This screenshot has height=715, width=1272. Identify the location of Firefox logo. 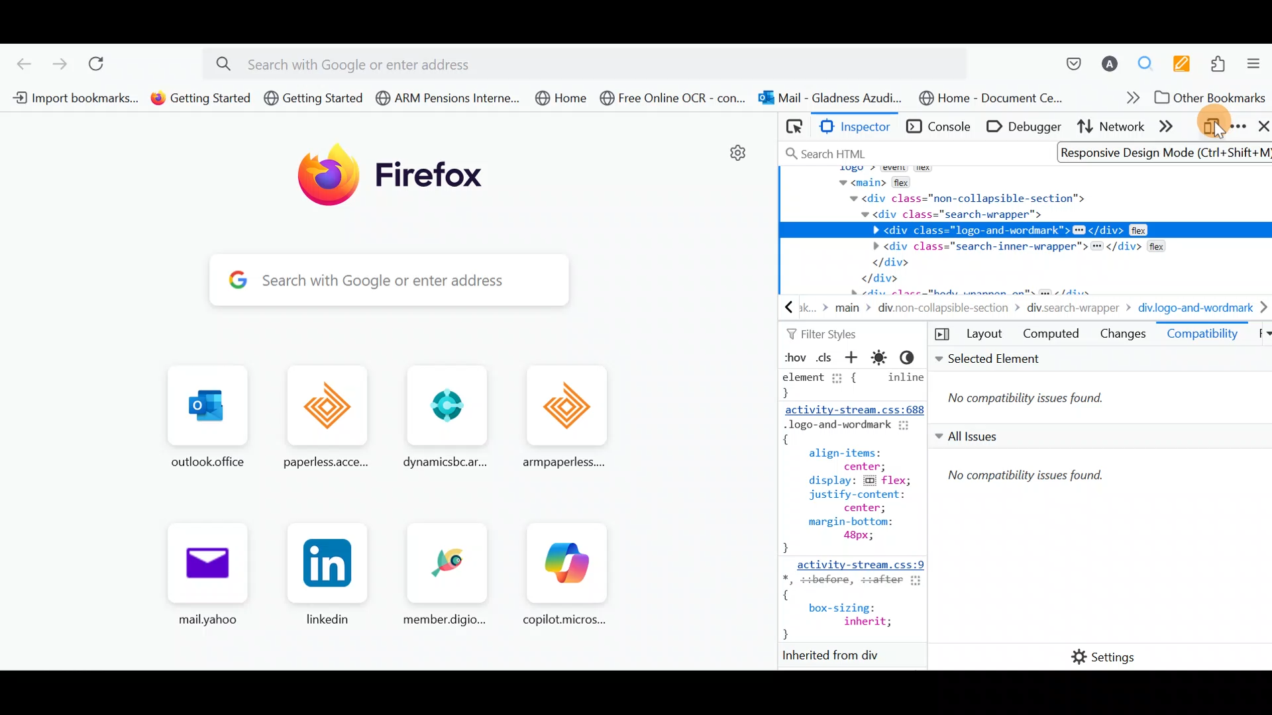
(392, 177).